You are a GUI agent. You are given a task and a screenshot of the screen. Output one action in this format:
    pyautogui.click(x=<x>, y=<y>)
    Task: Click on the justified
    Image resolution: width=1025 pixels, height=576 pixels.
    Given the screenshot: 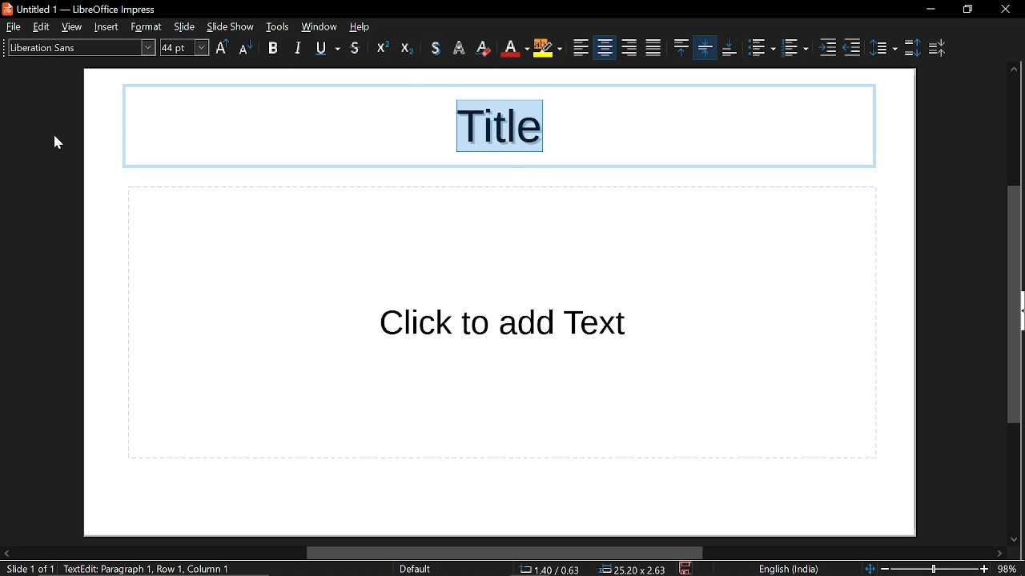 What is the action you would take?
    pyautogui.click(x=629, y=48)
    